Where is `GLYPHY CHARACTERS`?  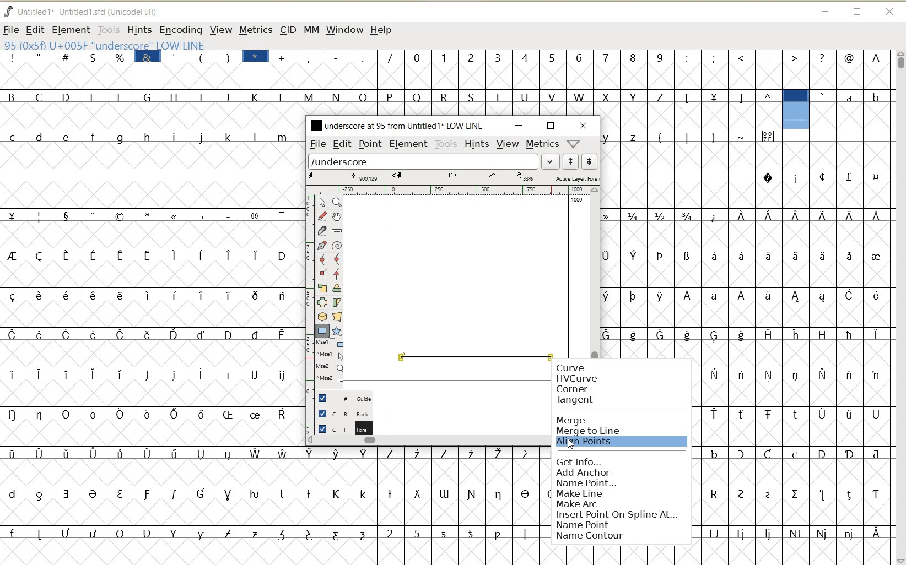
GLYPHY CHARACTERS is located at coordinates (690, 223).